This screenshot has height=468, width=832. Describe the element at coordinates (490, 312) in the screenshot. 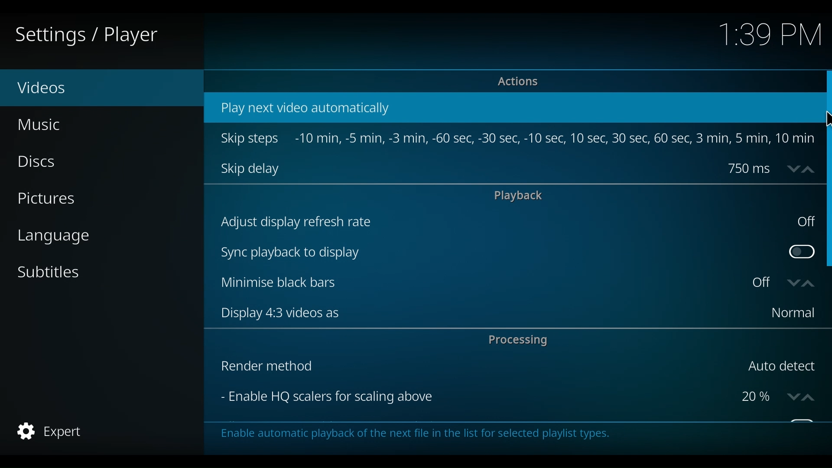

I see `Display 4:3 videos as` at that location.